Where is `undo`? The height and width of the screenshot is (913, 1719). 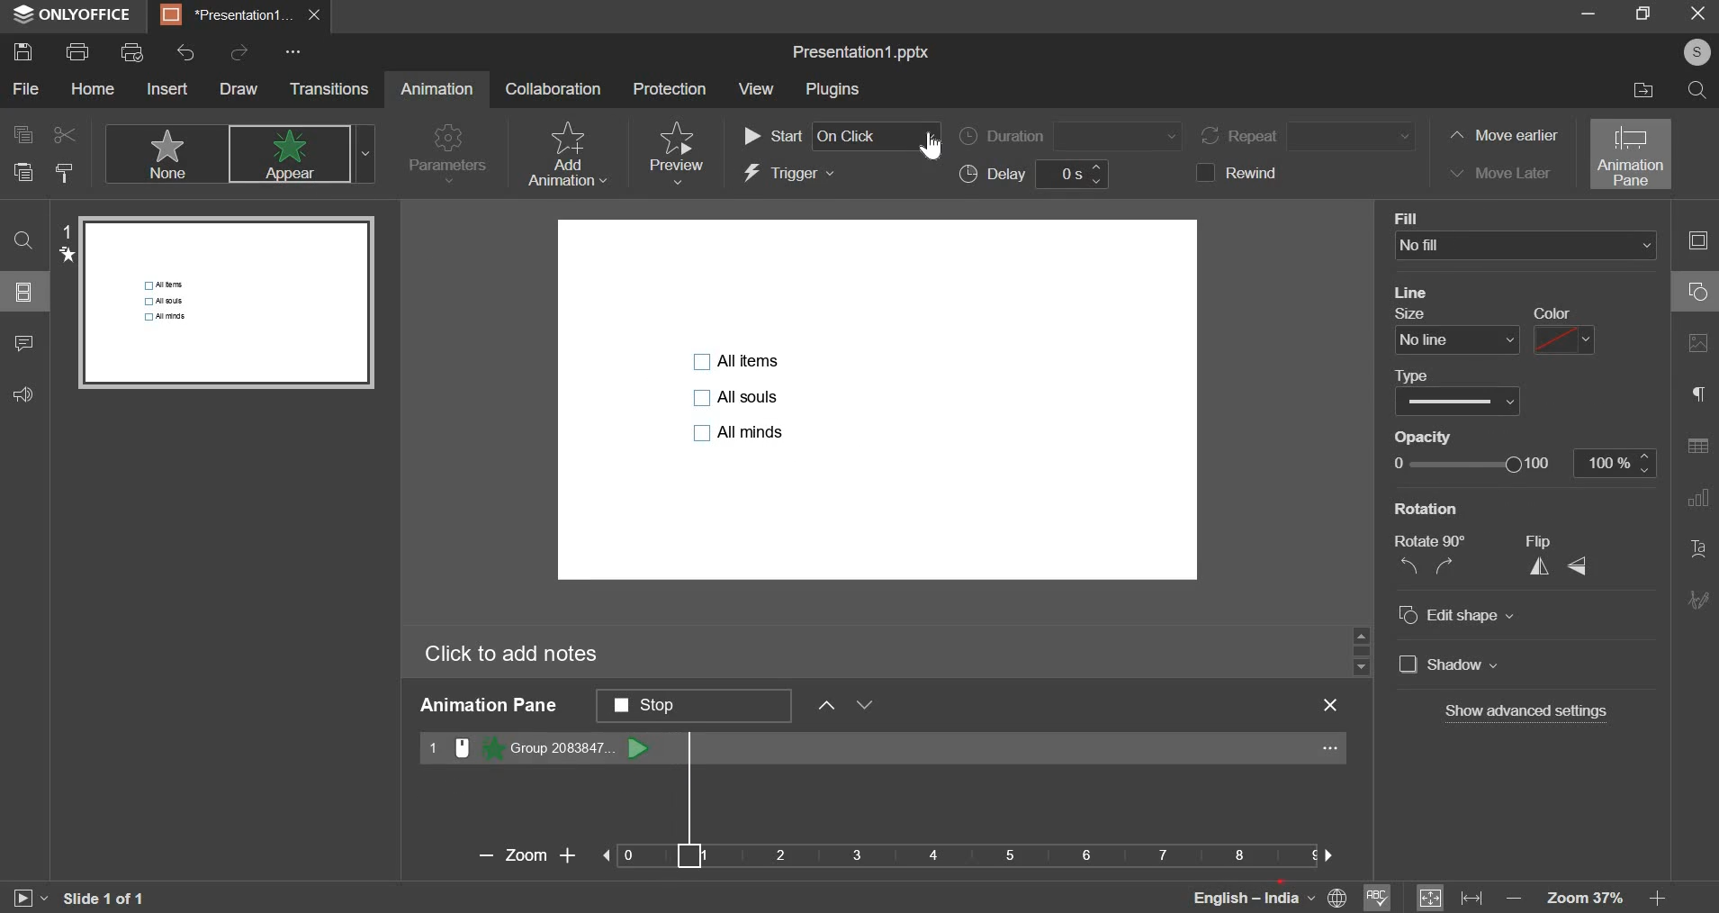
undo is located at coordinates (185, 53).